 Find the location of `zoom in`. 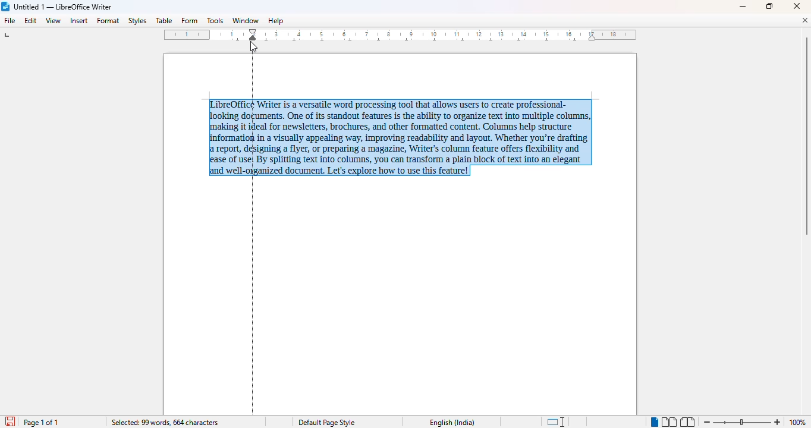

zoom in is located at coordinates (778, 422).